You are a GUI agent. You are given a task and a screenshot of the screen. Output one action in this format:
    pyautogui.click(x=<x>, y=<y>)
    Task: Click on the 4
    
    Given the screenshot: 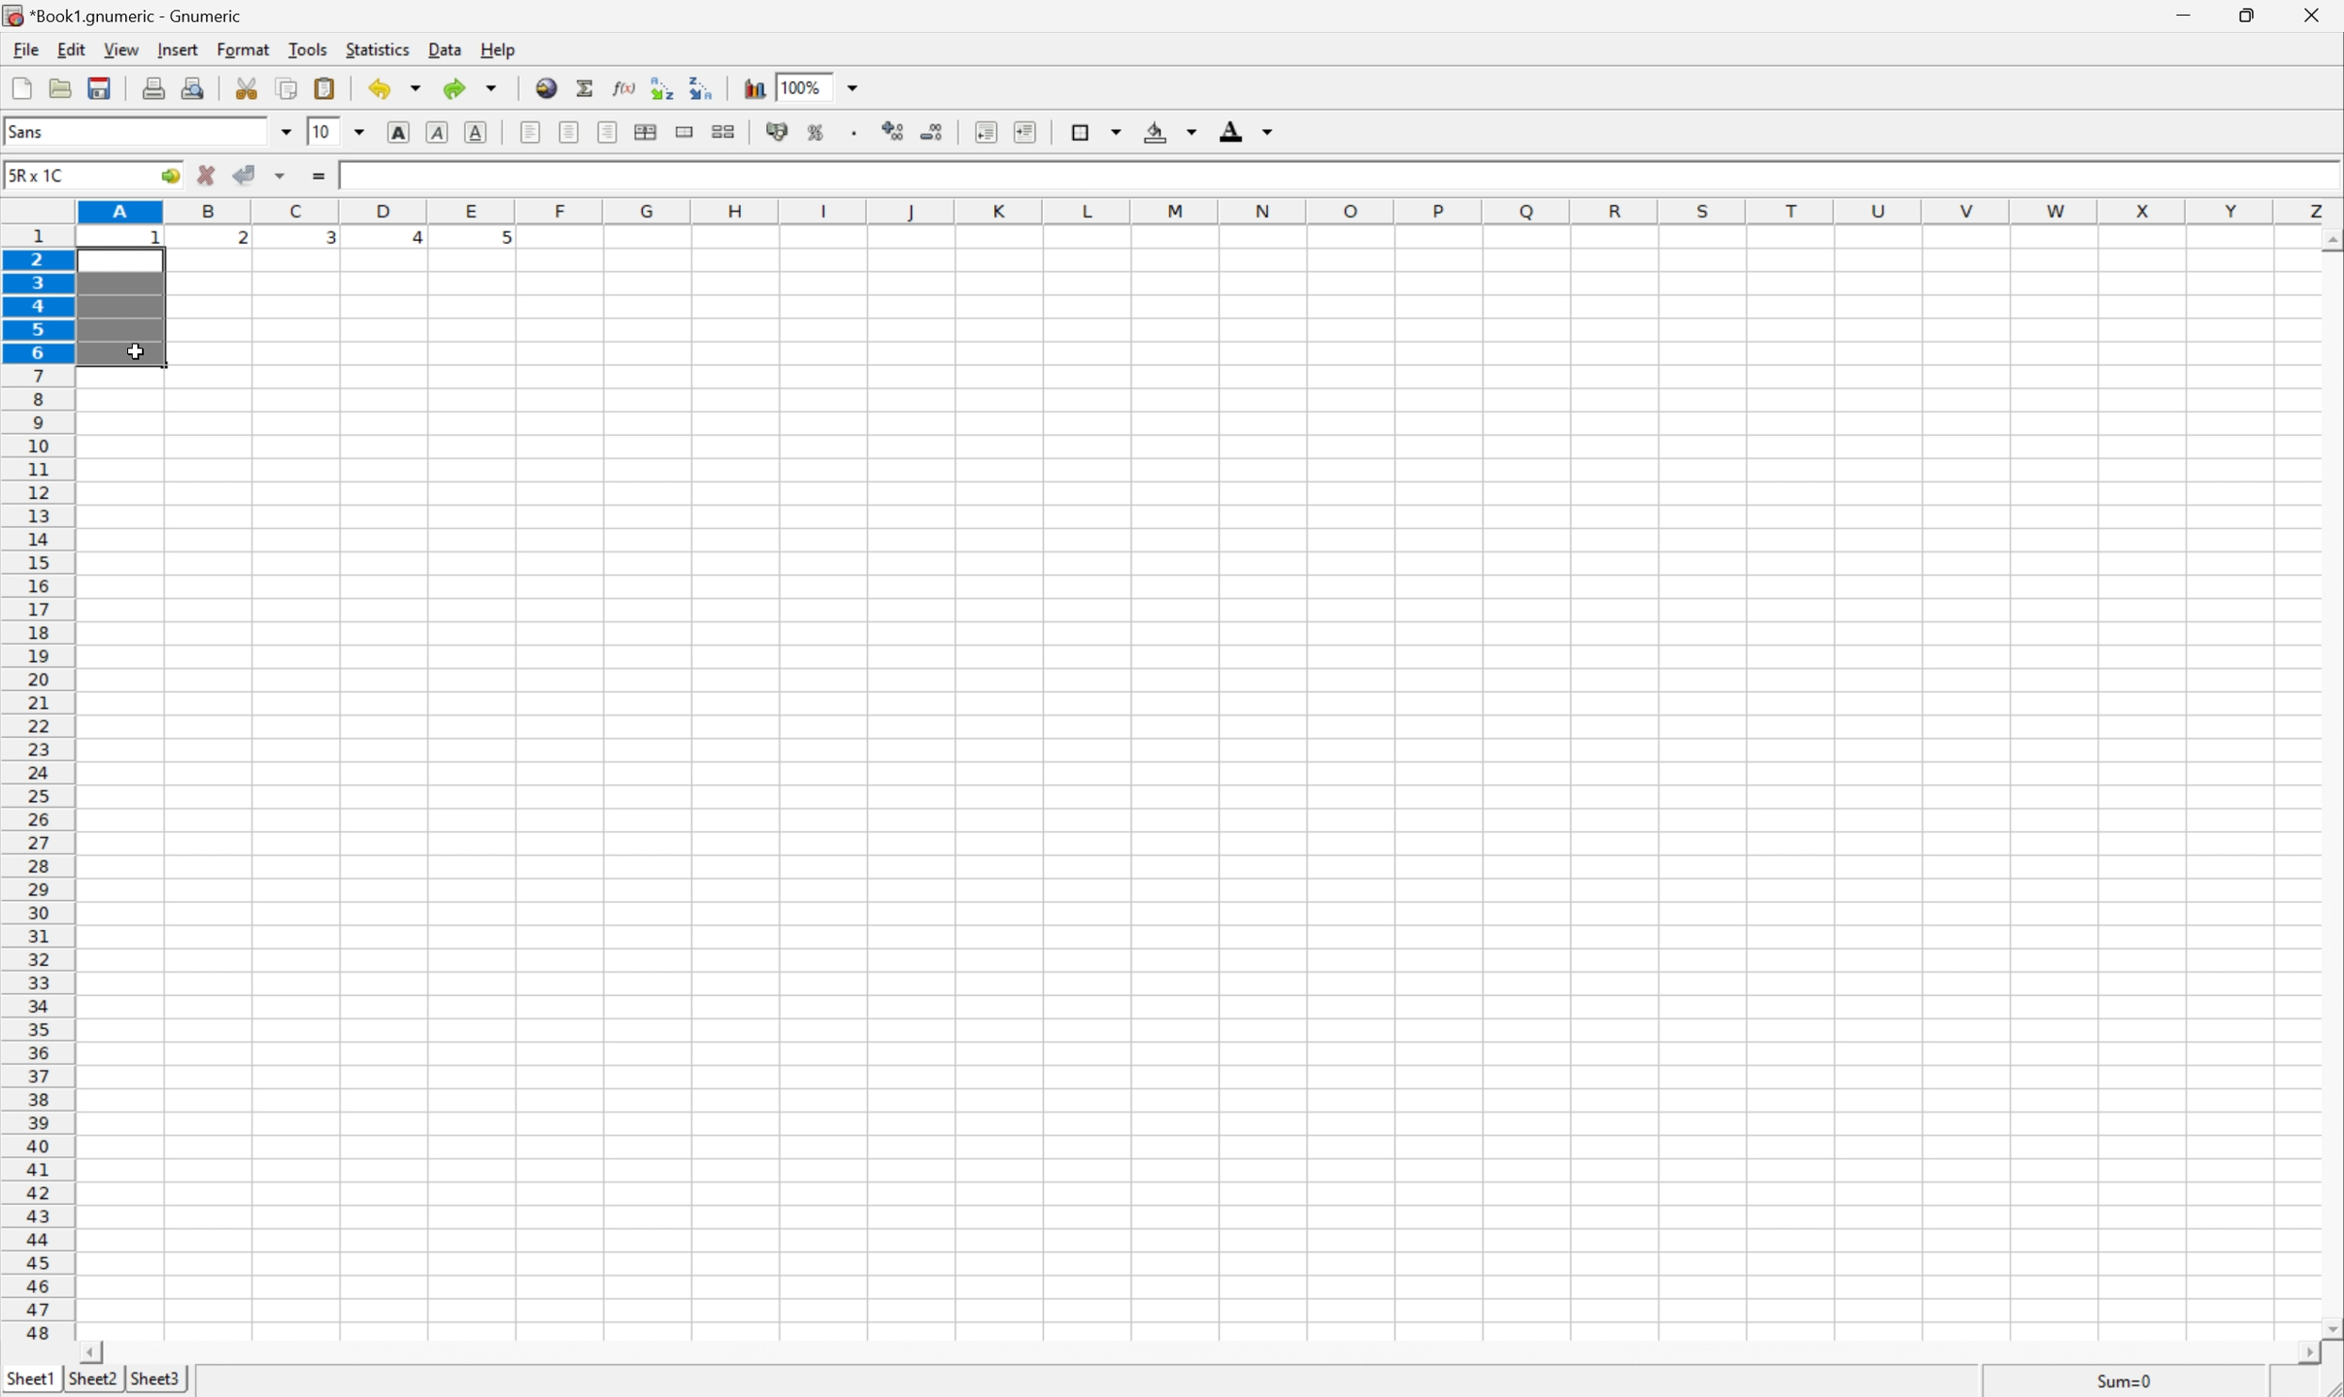 What is the action you would take?
    pyautogui.click(x=409, y=239)
    